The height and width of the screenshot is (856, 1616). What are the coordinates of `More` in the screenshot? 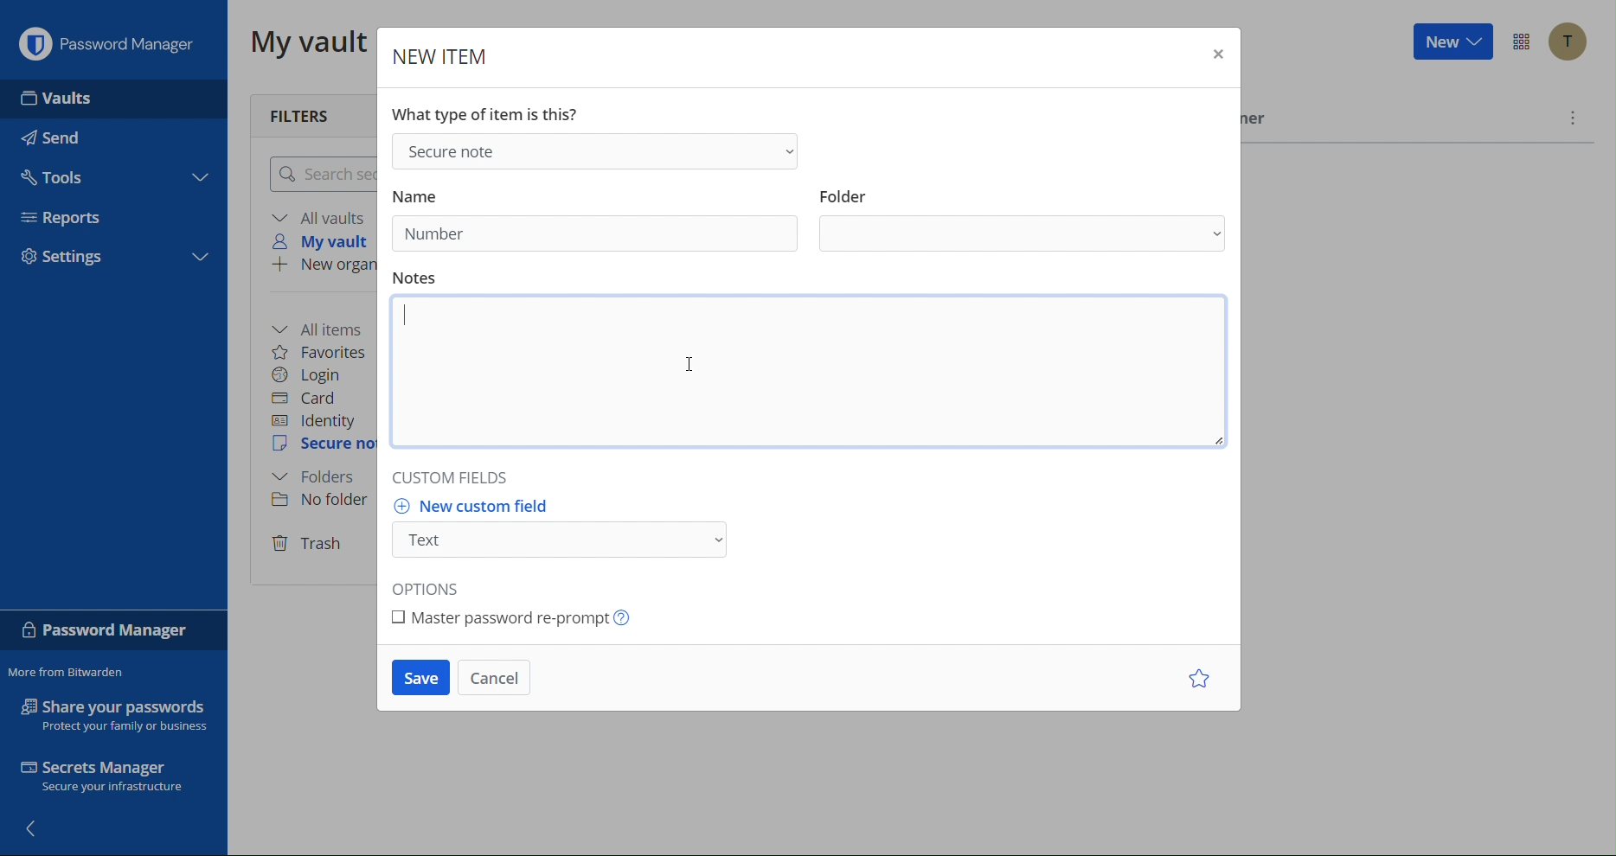 It's located at (1574, 117).